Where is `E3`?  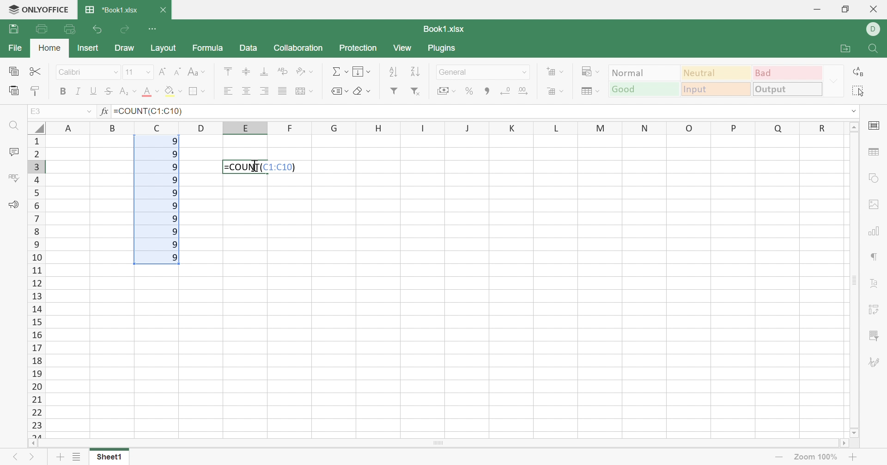 E3 is located at coordinates (36, 111).